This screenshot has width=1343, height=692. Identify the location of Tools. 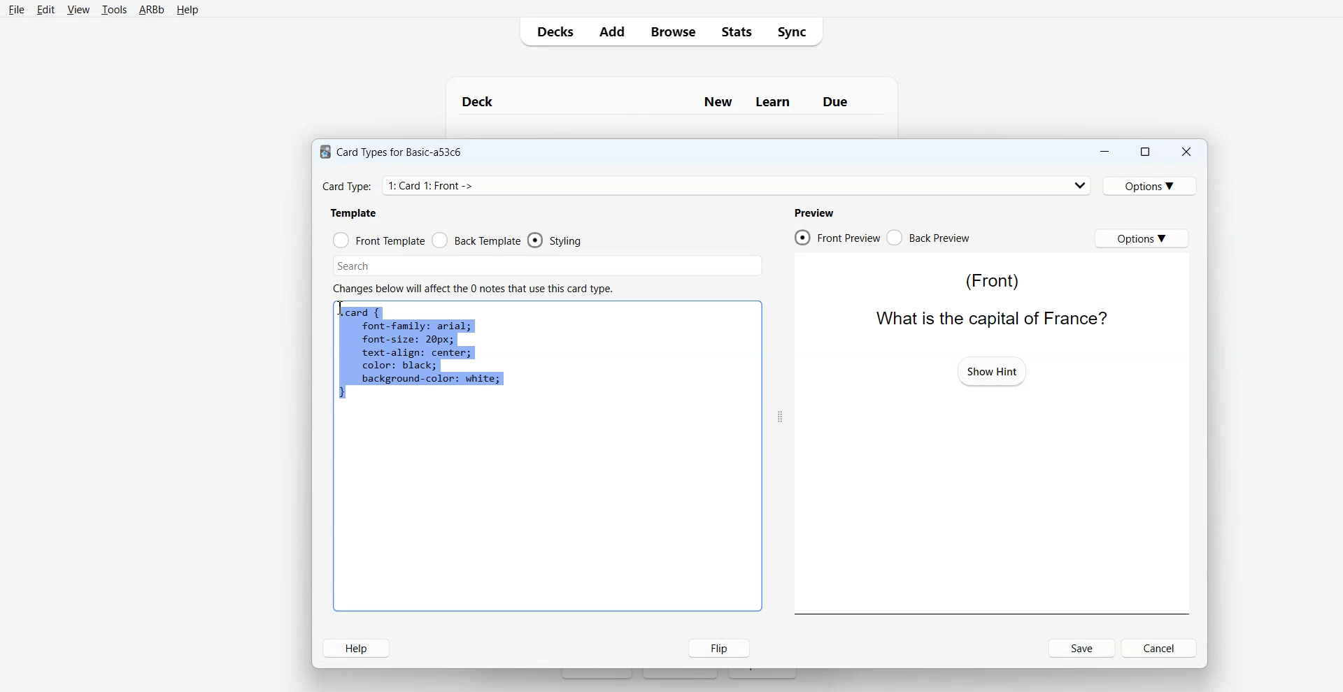
(114, 10).